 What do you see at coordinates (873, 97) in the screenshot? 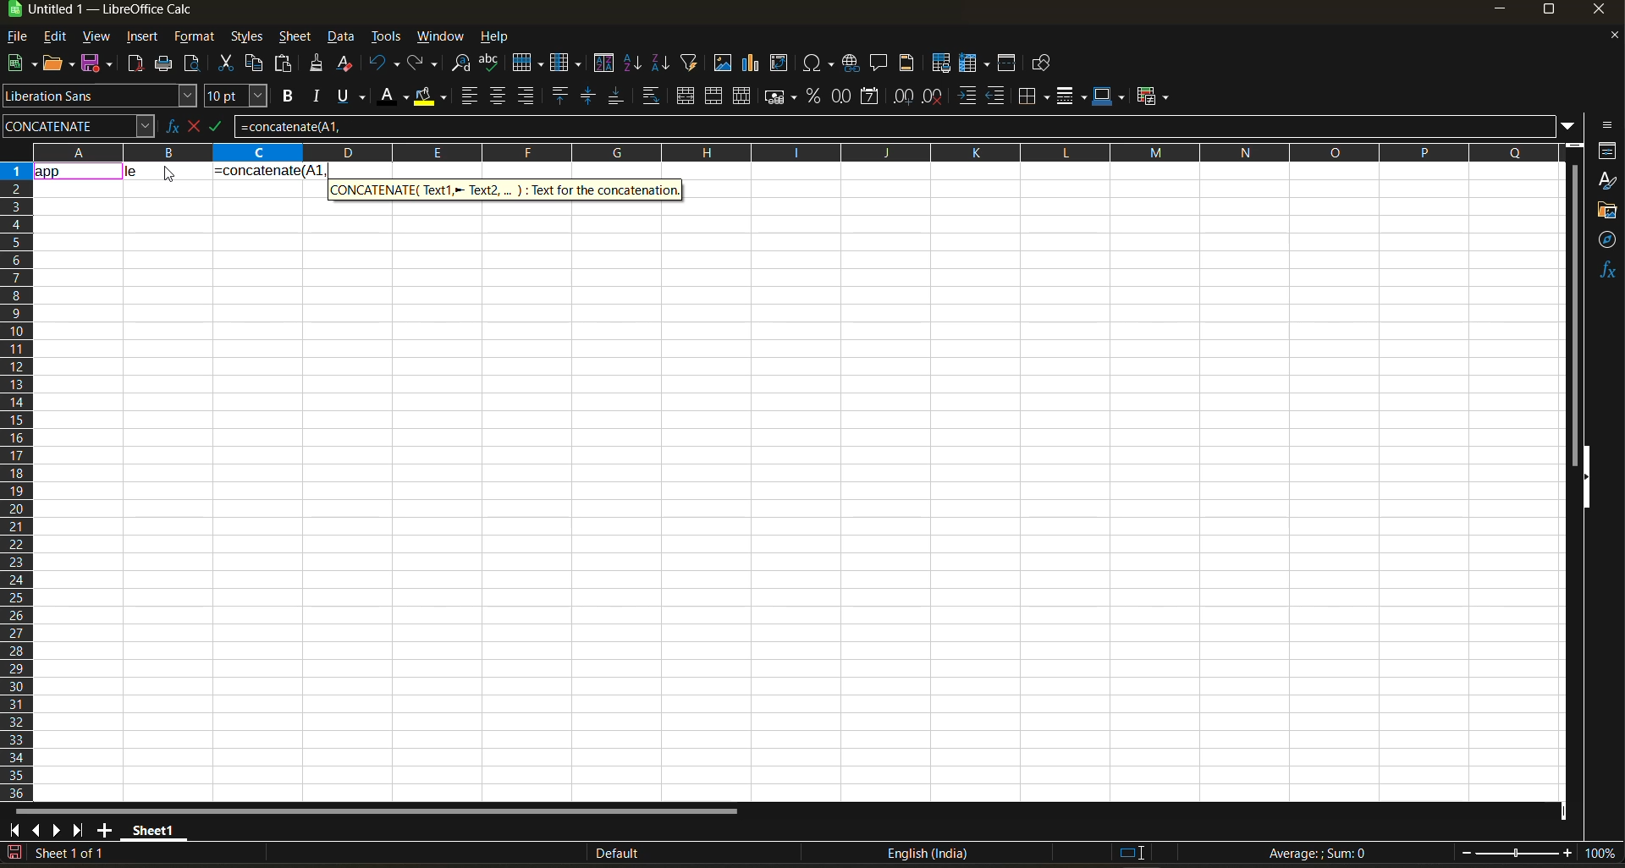
I see `format as date` at bounding box center [873, 97].